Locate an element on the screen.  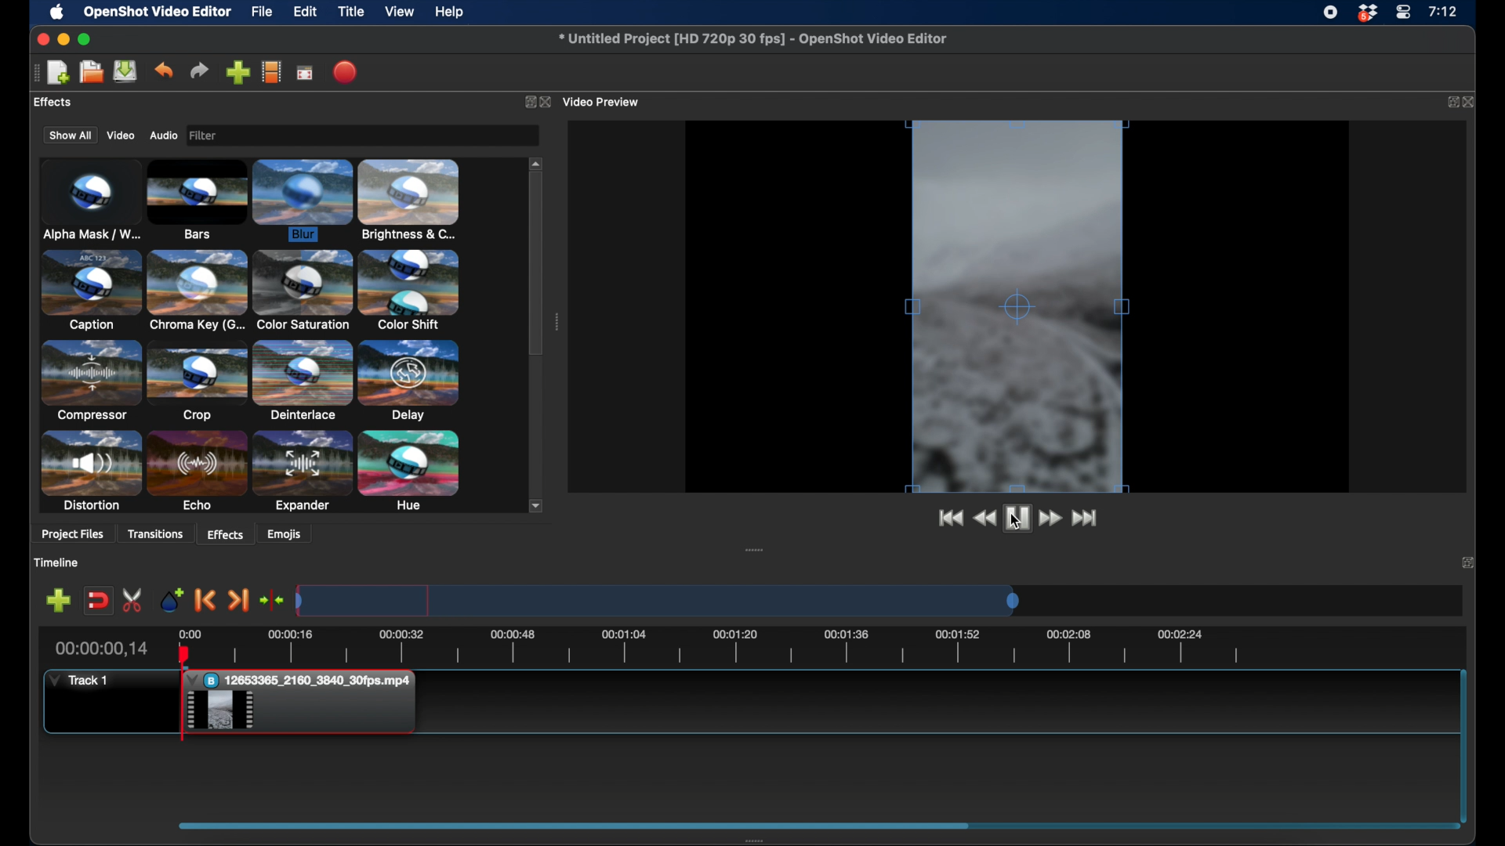
import files is located at coordinates (238, 72).